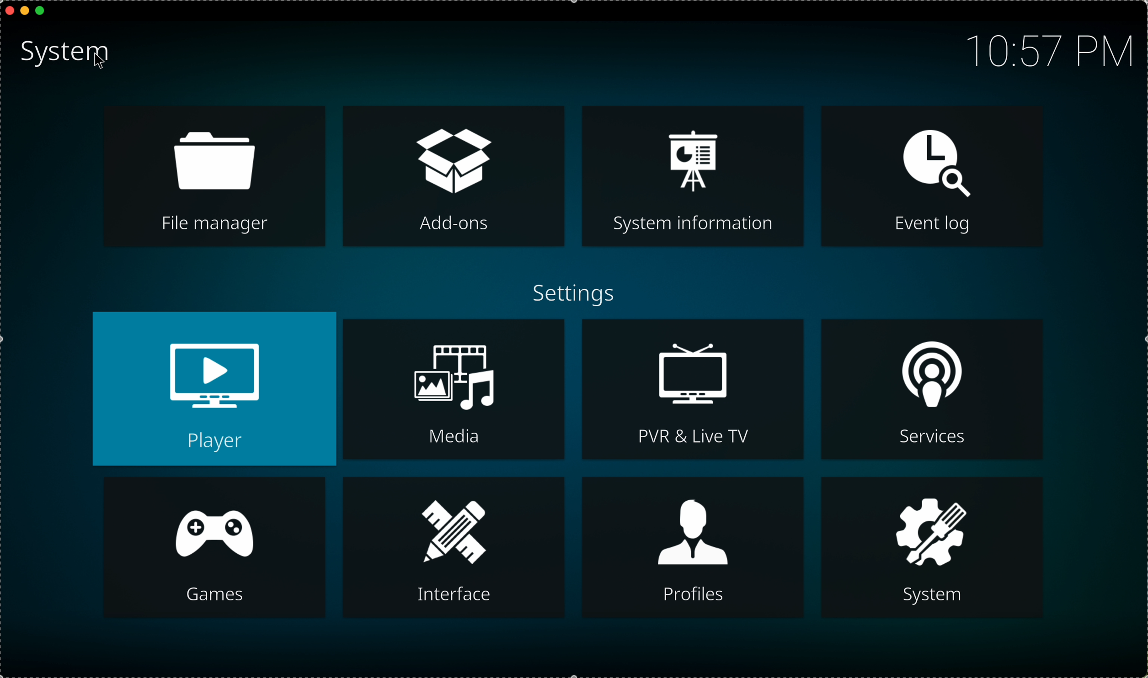 This screenshot has height=678, width=1148. What do you see at coordinates (7, 10) in the screenshot?
I see `close ` at bounding box center [7, 10].